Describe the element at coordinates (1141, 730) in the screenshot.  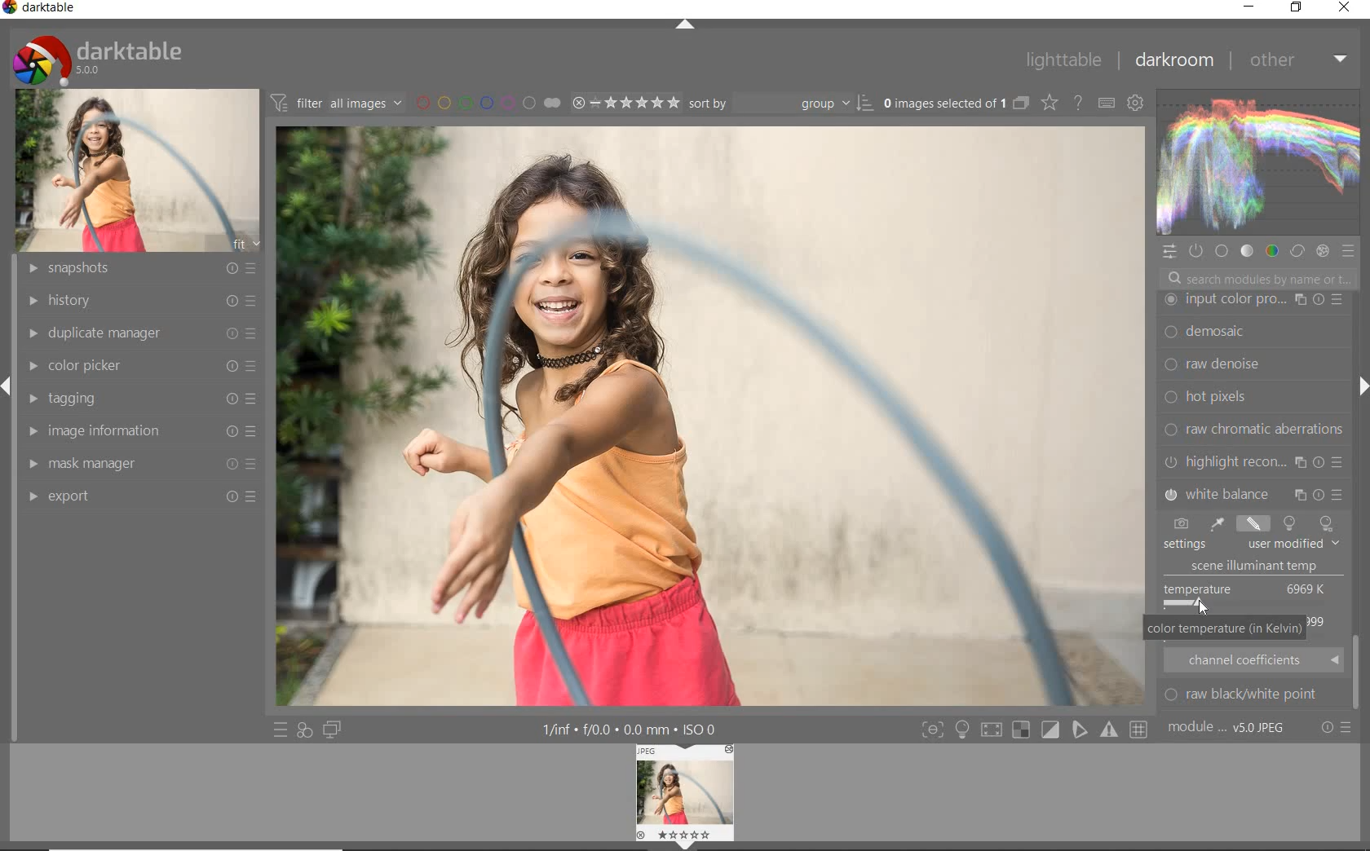
I see `toggle mode ` at that location.